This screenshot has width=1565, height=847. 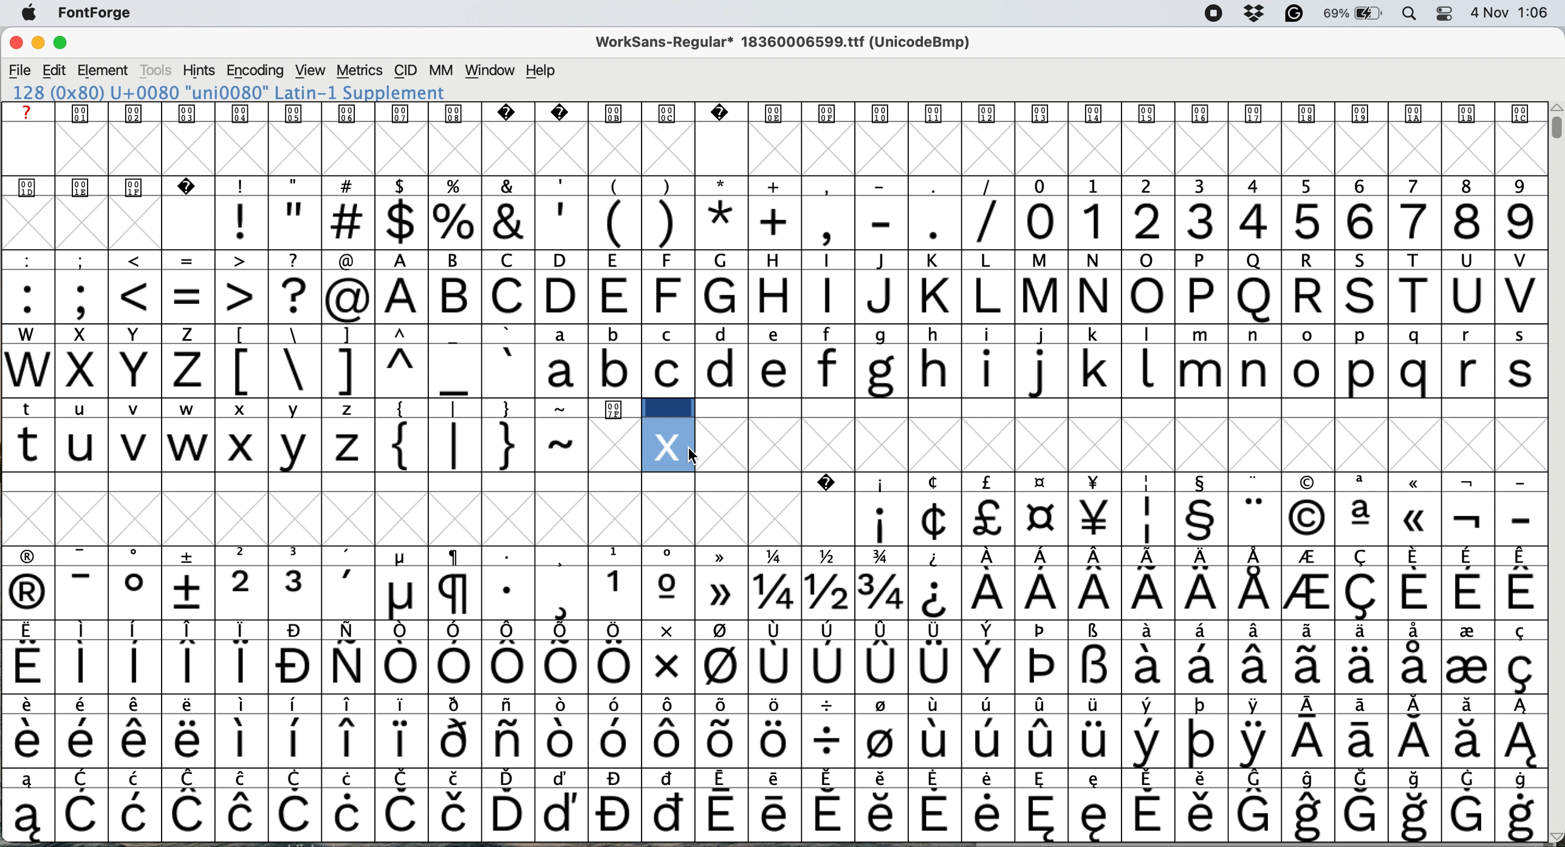 I want to click on glyph grid, so click(x=1124, y=446).